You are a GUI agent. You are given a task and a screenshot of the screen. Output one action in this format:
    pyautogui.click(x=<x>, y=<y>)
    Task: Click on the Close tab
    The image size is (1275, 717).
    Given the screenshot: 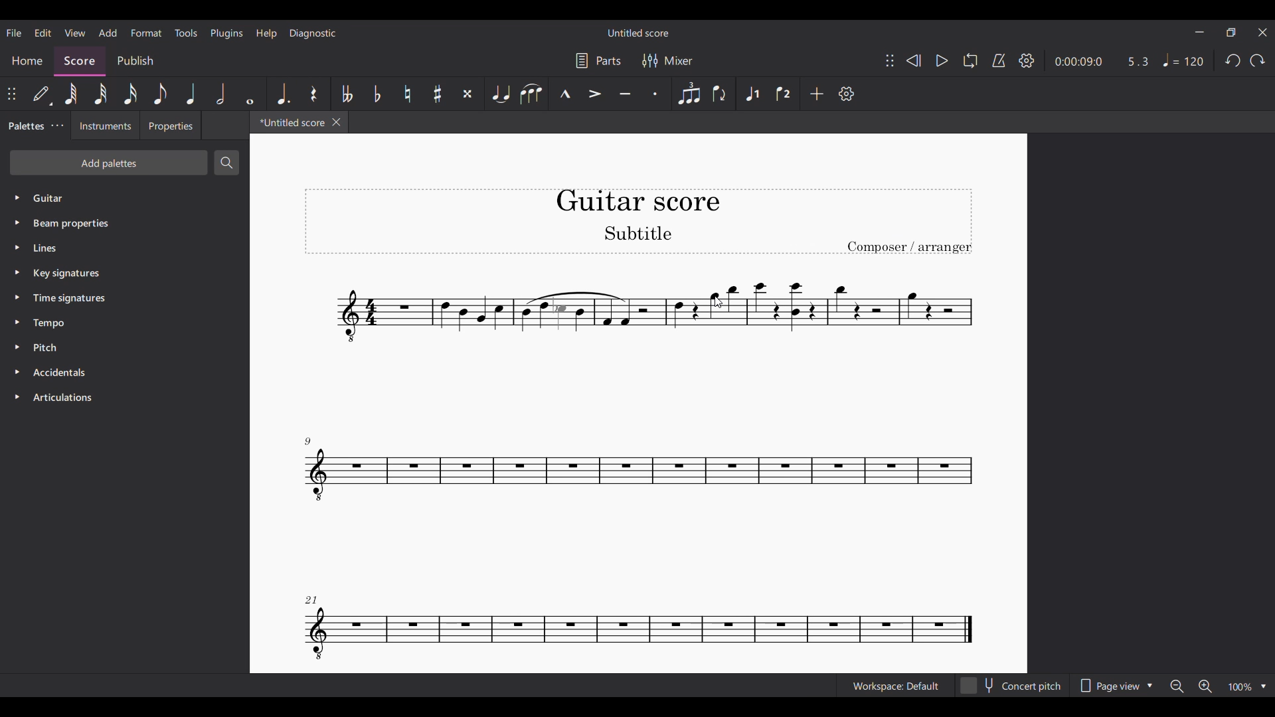 What is the action you would take?
    pyautogui.click(x=337, y=122)
    